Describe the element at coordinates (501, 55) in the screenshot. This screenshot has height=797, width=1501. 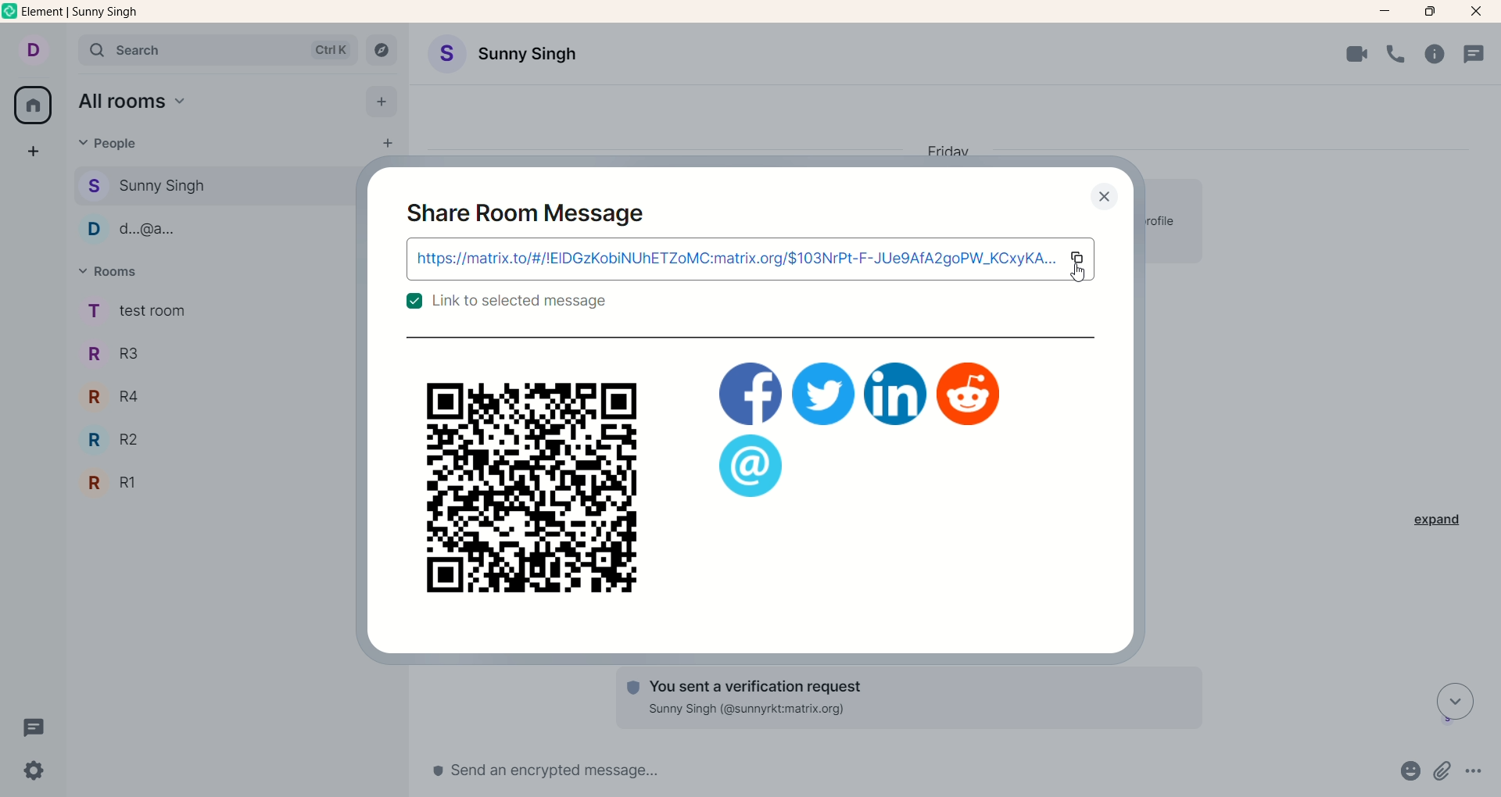
I see `account` at that location.